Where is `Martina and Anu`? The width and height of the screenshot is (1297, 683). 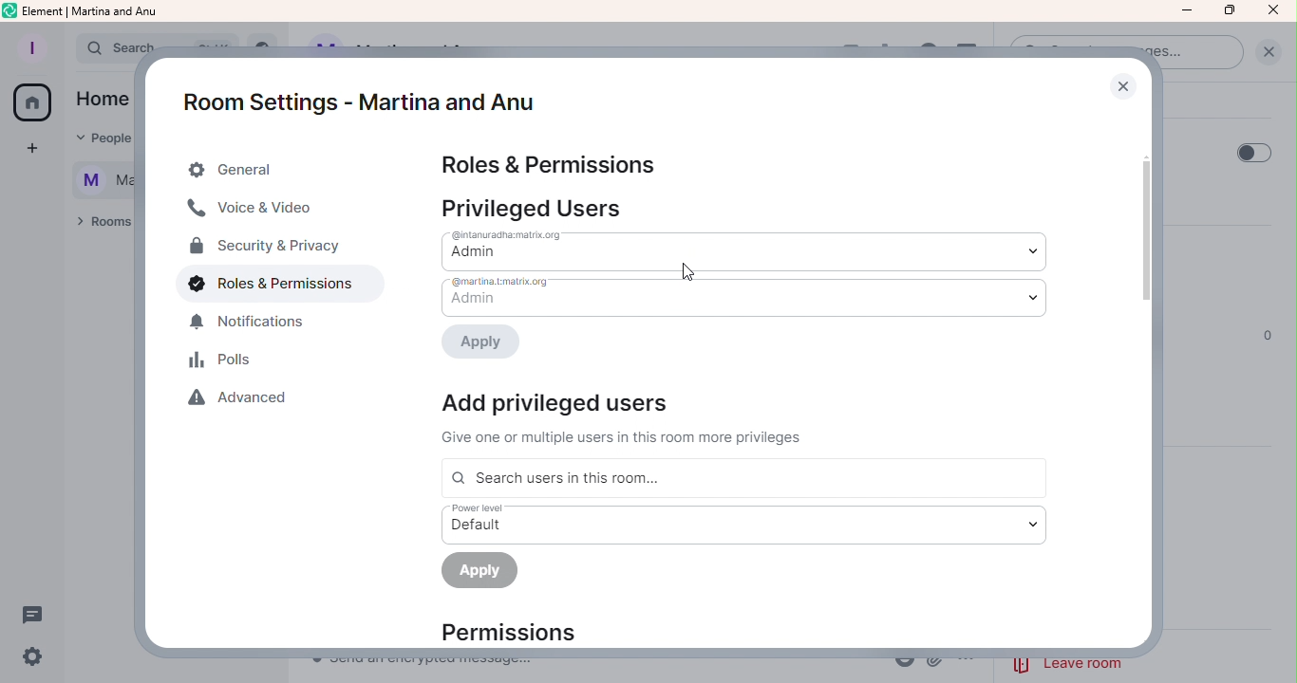 Martina and Anu is located at coordinates (94, 182).